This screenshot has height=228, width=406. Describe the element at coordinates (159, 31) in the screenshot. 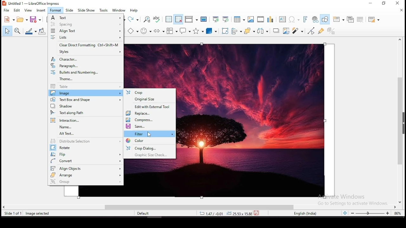

I see `block arrows` at that location.